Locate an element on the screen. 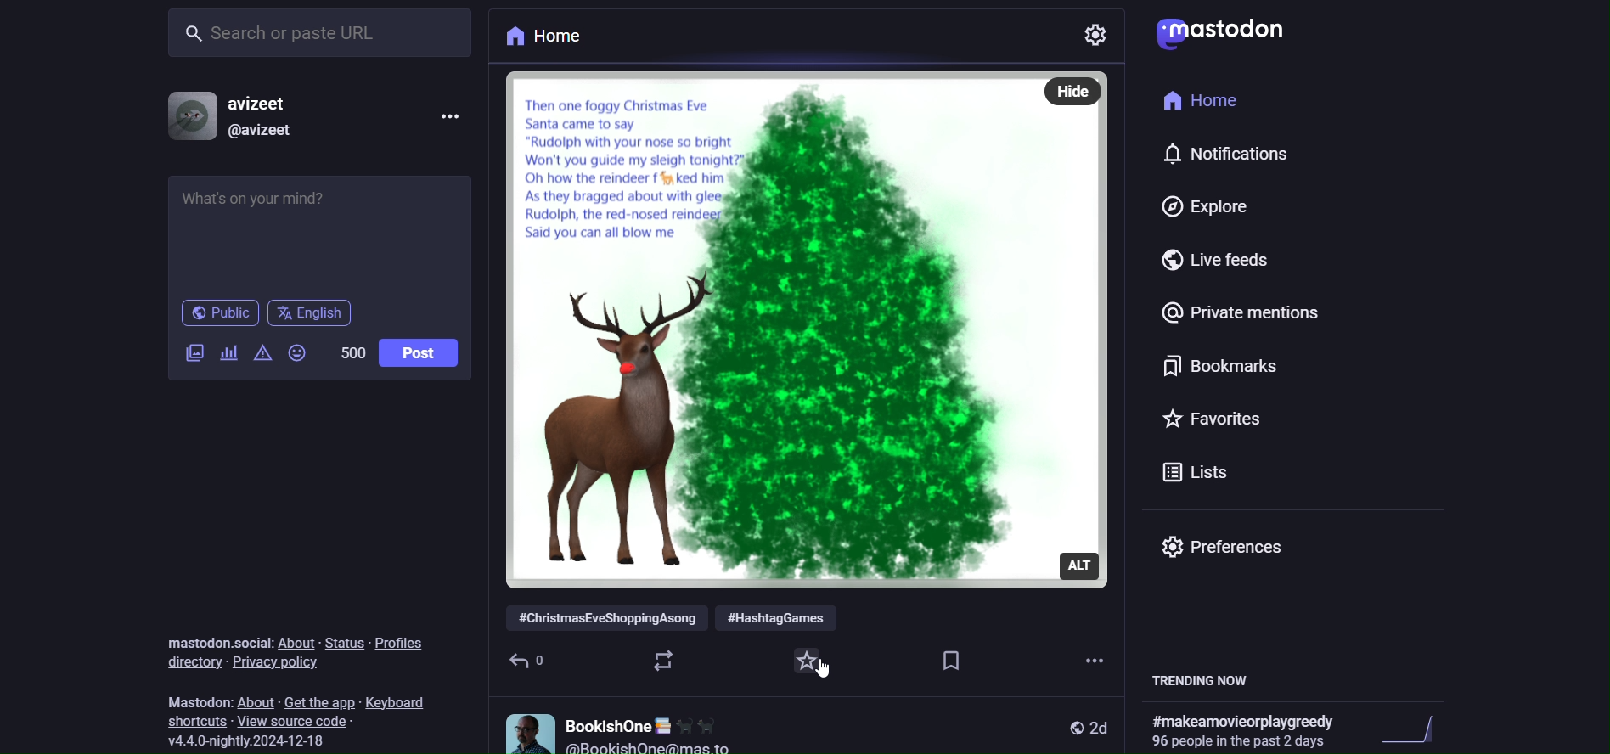 Image resolution: width=1610 pixels, height=754 pixels. favorite is located at coordinates (804, 658).